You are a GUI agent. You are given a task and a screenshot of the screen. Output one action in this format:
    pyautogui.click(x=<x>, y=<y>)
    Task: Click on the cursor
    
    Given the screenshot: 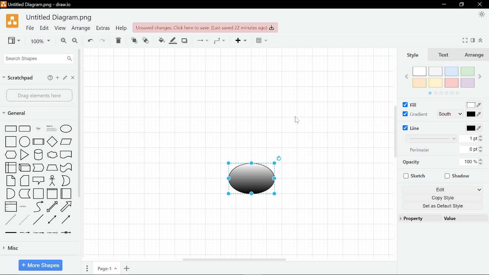 What is the action you would take?
    pyautogui.click(x=299, y=120)
    